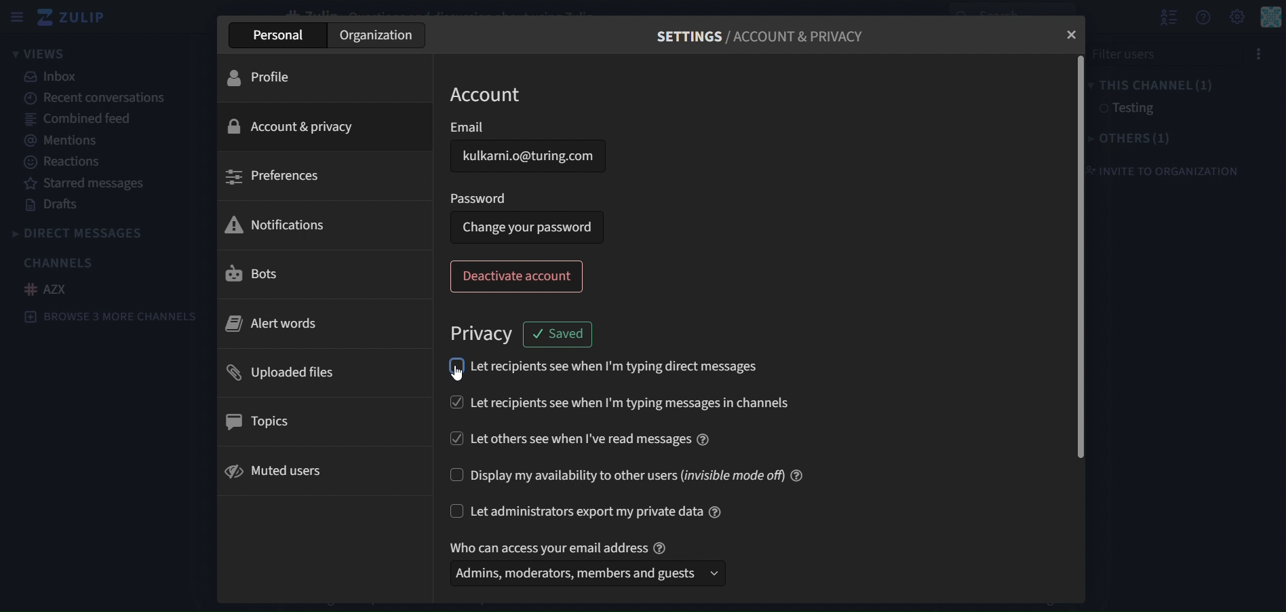 The height and width of the screenshot is (612, 1286). I want to click on others, so click(1135, 140).